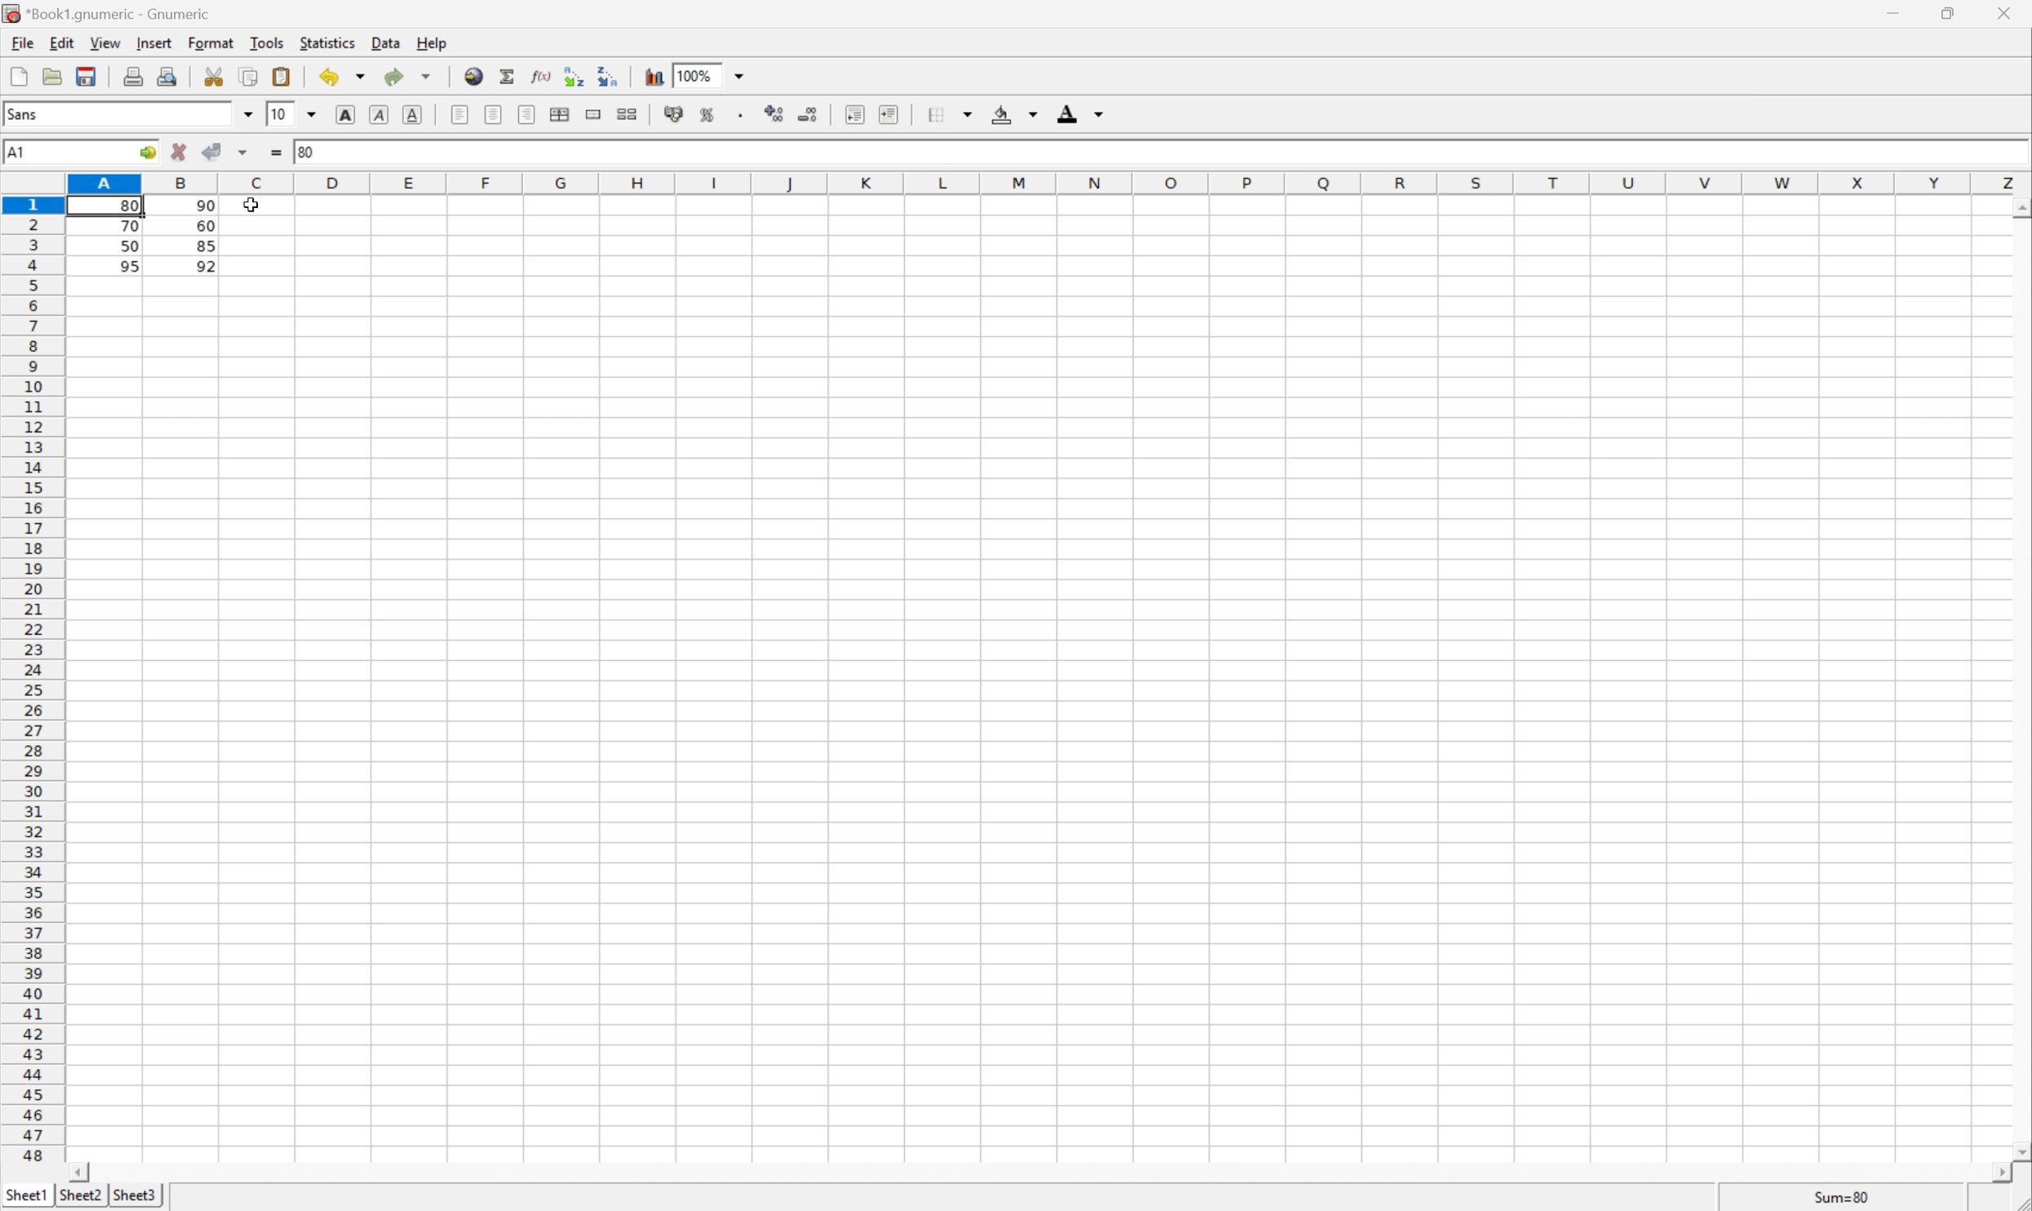 The height and width of the screenshot is (1211, 2032). Describe the element at coordinates (18, 73) in the screenshot. I see `Create a new workbook` at that location.